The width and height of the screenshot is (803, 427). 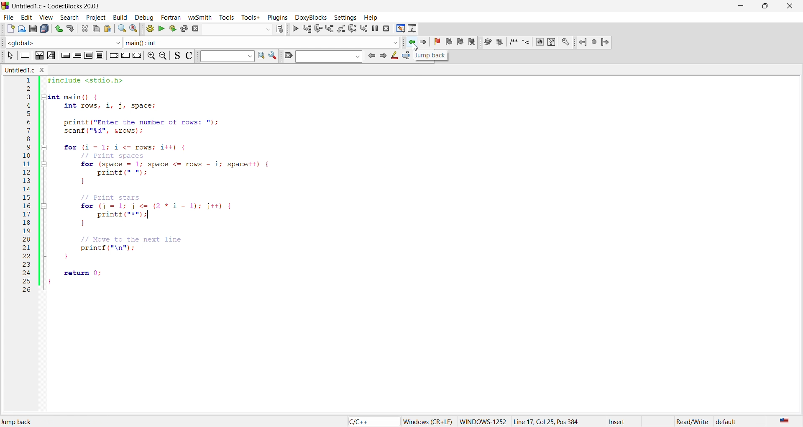 What do you see at coordinates (412, 41) in the screenshot?
I see `jump backward` at bounding box center [412, 41].